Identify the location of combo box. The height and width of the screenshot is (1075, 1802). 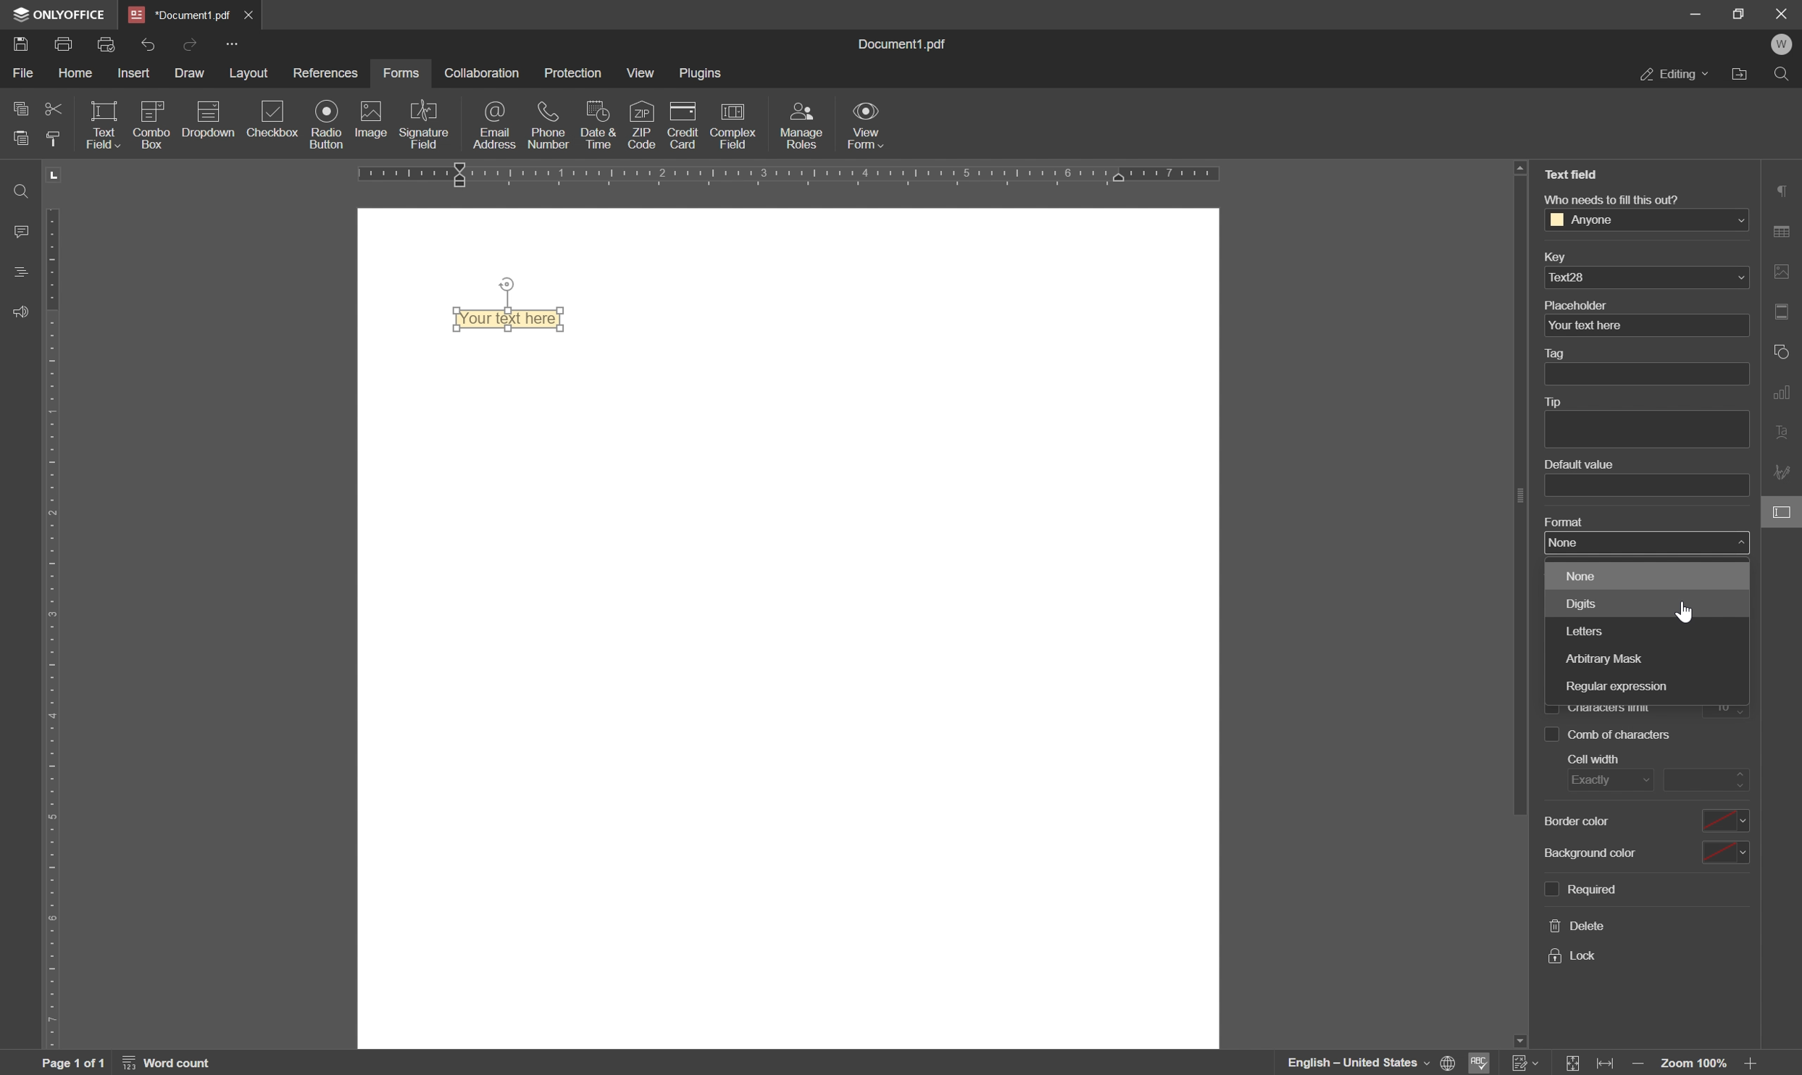
(151, 140).